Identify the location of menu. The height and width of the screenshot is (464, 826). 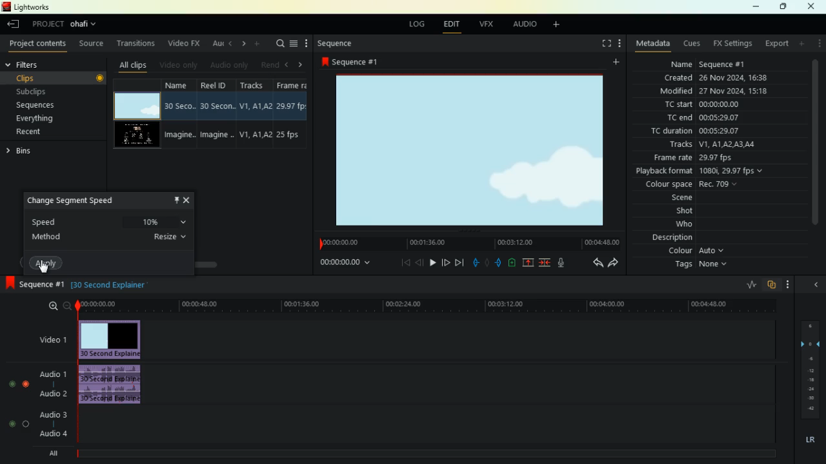
(294, 44).